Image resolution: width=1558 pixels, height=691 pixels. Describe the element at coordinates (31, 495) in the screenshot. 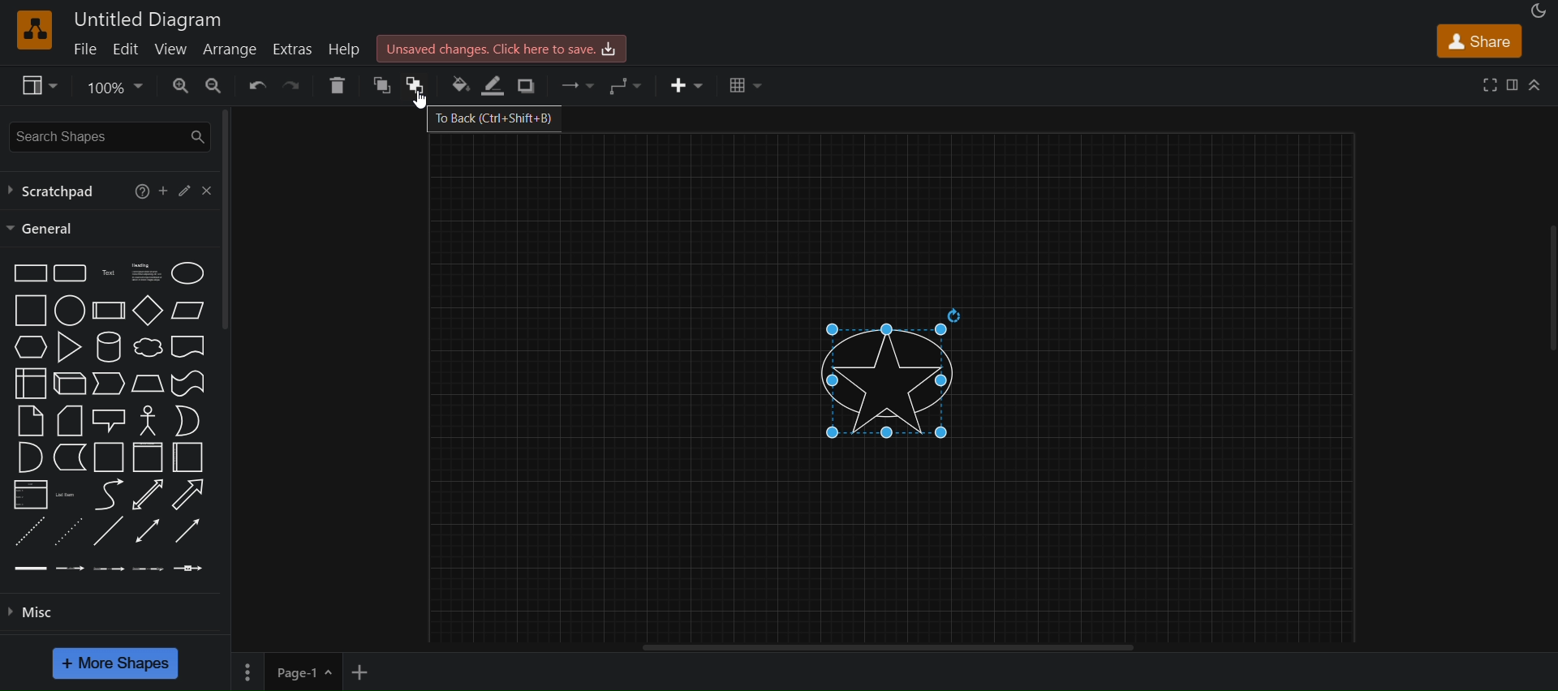

I see `list` at that location.